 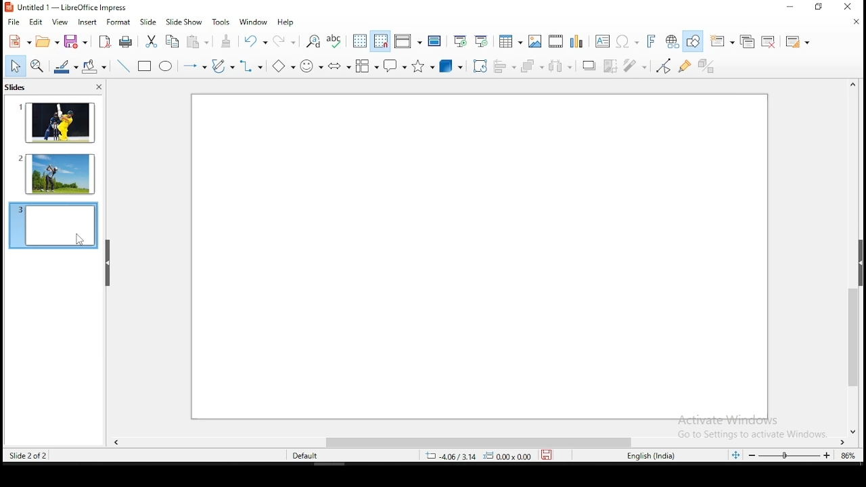 I want to click on scroll bar, so click(x=851, y=258).